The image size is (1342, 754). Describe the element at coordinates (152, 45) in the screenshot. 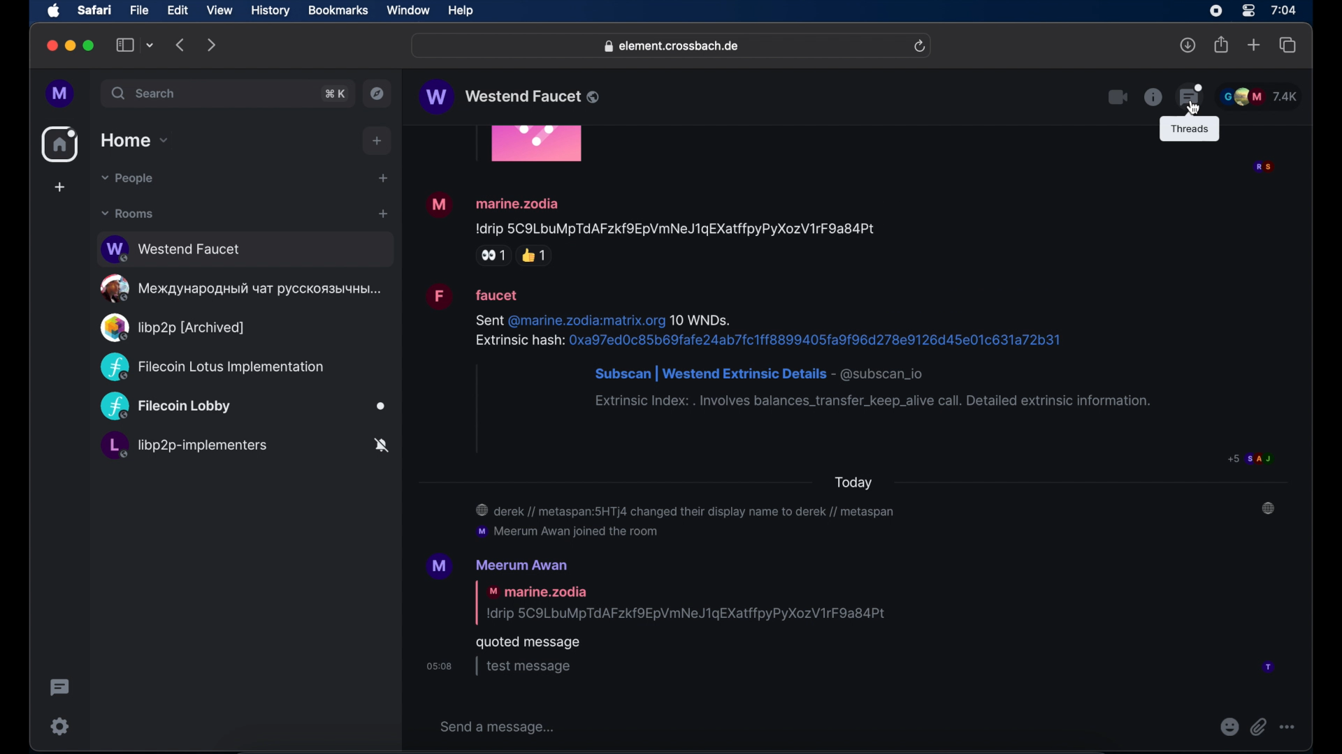

I see `tab group picker` at that location.